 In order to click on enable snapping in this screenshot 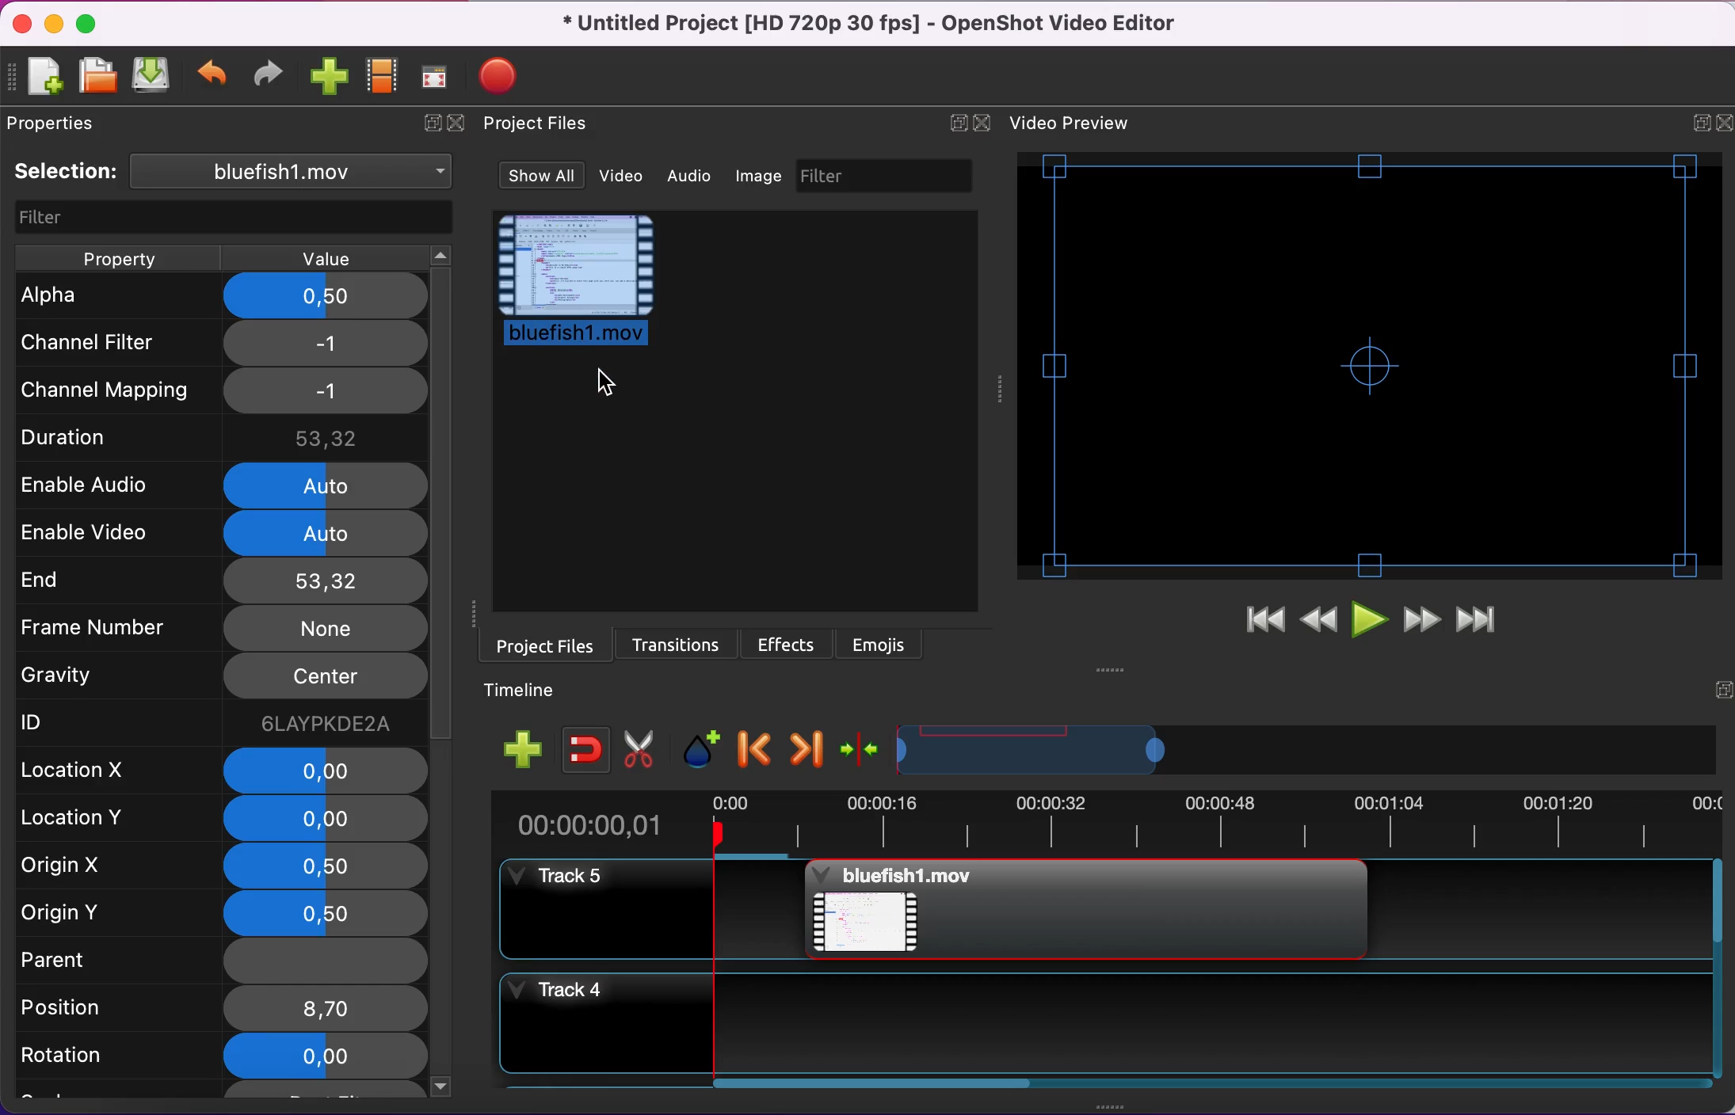, I will do `click(590, 748)`.